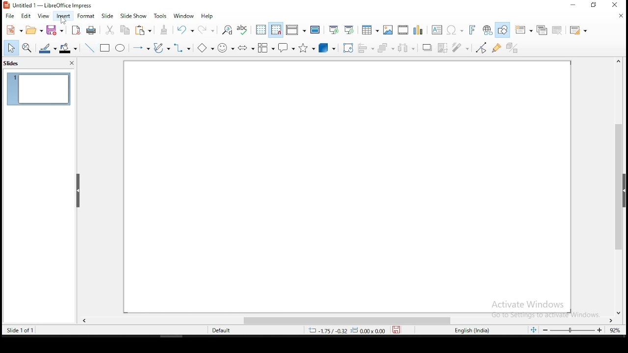 The height and width of the screenshot is (353, 628). Describe the element at coordinates (183, 48) in the screenshot. I see `connectors` at that location.